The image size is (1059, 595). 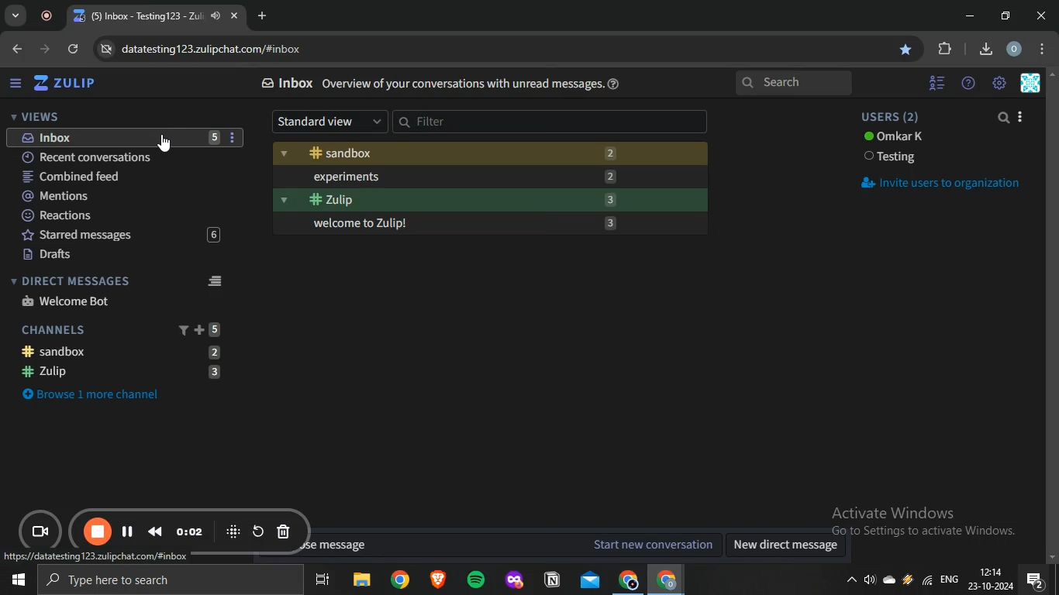 What do you see at coordinates (493, 225) in the screenshot?
I see `welcome to zulip!` at bounding box center [493, 225].